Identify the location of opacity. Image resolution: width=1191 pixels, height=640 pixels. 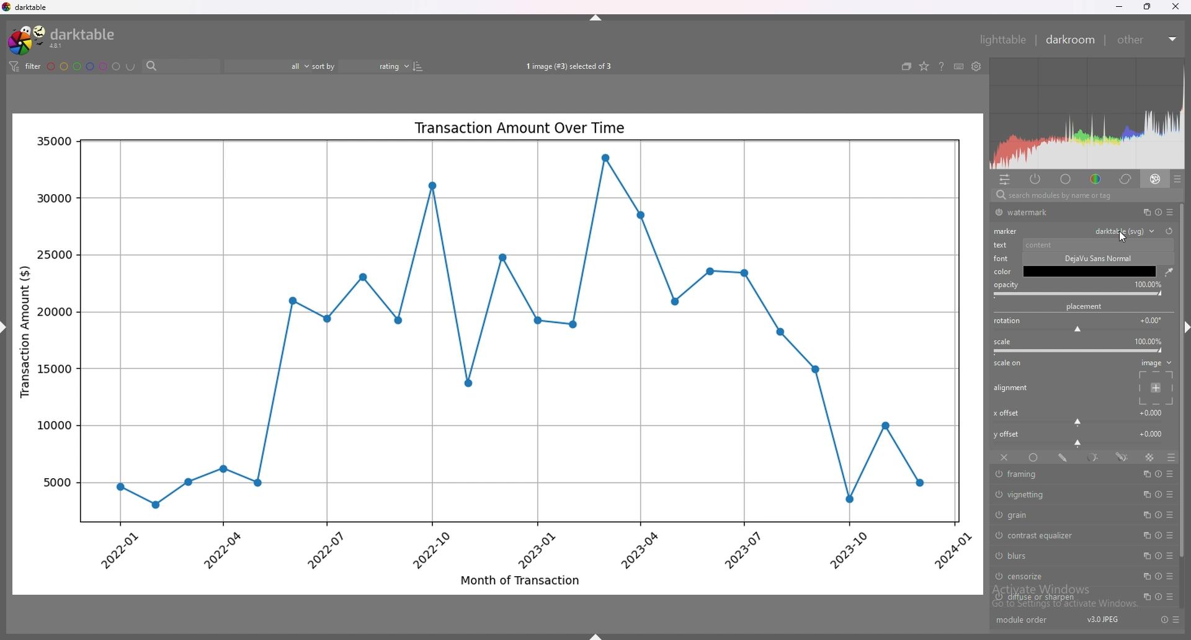
(1006, 285).